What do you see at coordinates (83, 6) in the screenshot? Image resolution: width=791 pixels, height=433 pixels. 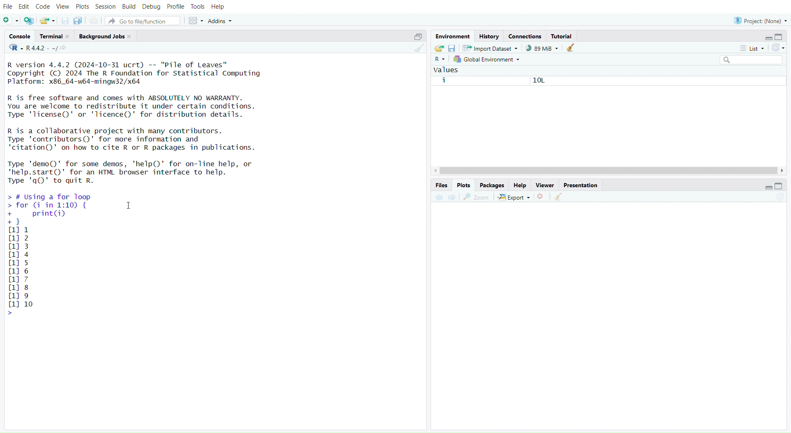 I see `plots` at bounding box center [83, 6].